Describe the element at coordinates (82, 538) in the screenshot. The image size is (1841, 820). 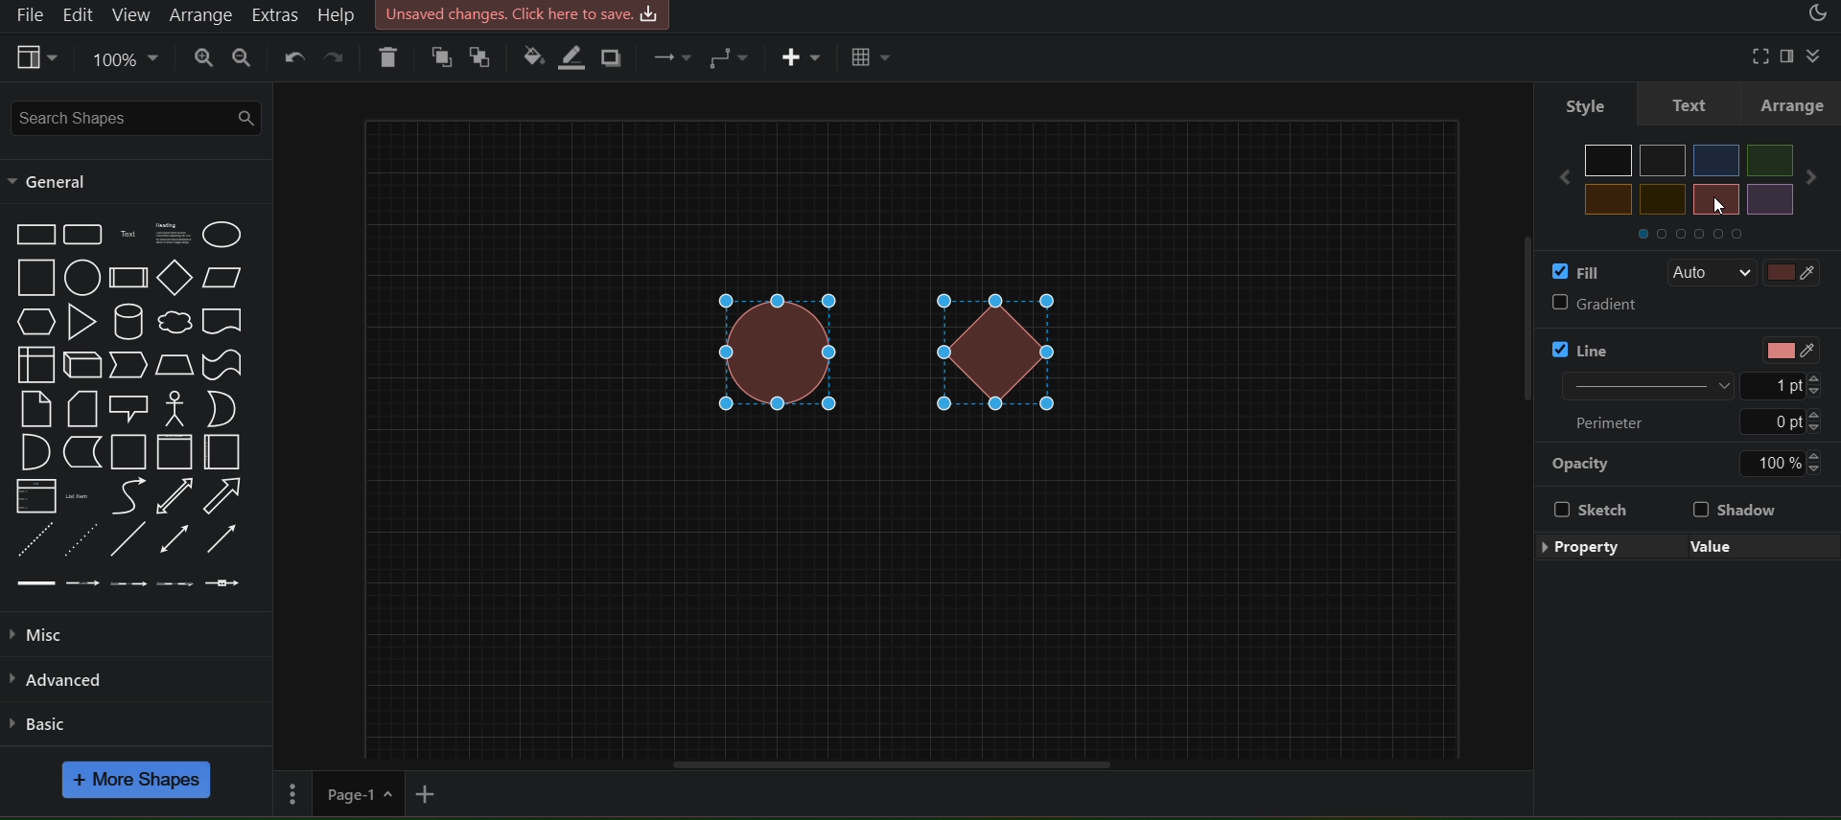
I see `Dotted Line` at that location.